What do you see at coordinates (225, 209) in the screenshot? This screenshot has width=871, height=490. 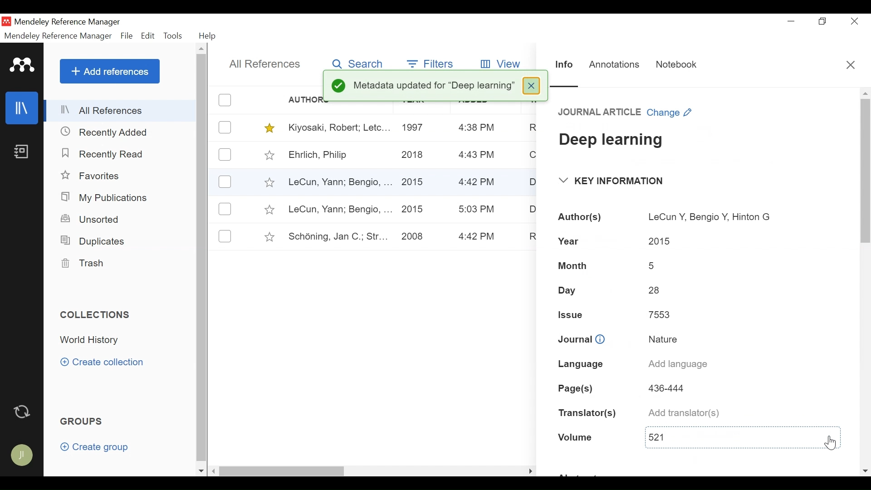 I see `(un)select` at bounding box center [225, 209].